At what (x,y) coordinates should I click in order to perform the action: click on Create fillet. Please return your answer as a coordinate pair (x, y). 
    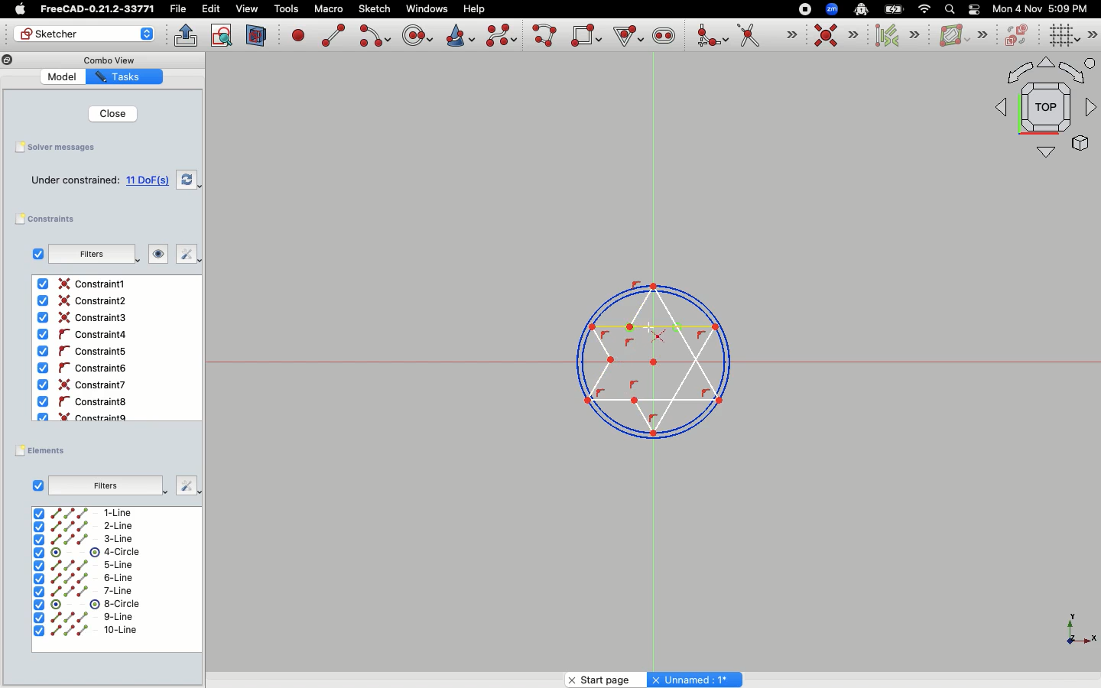
    Looking at the image, I should click on (711, 37).